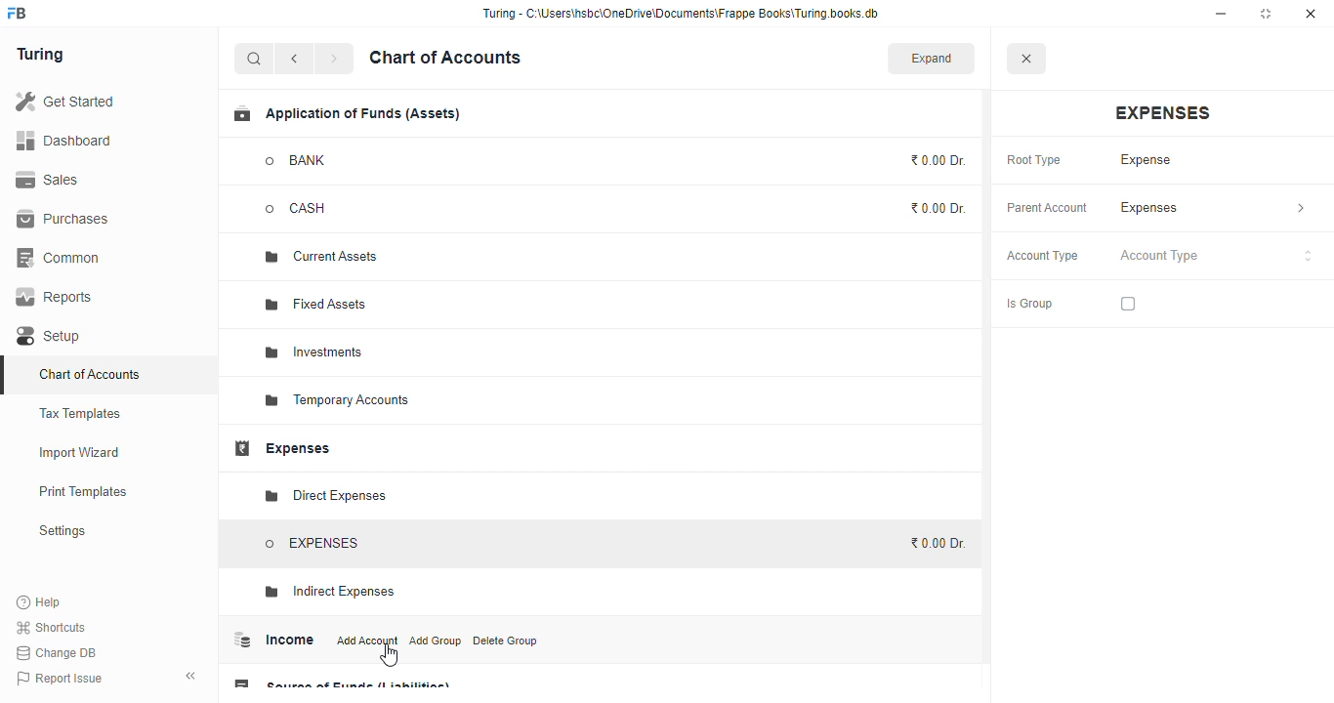 This screenshot has width=1334, height=703. Describe the element at coordinates (938, 160) in the screenshot. I see `₹0.00 Dr.` at that location.